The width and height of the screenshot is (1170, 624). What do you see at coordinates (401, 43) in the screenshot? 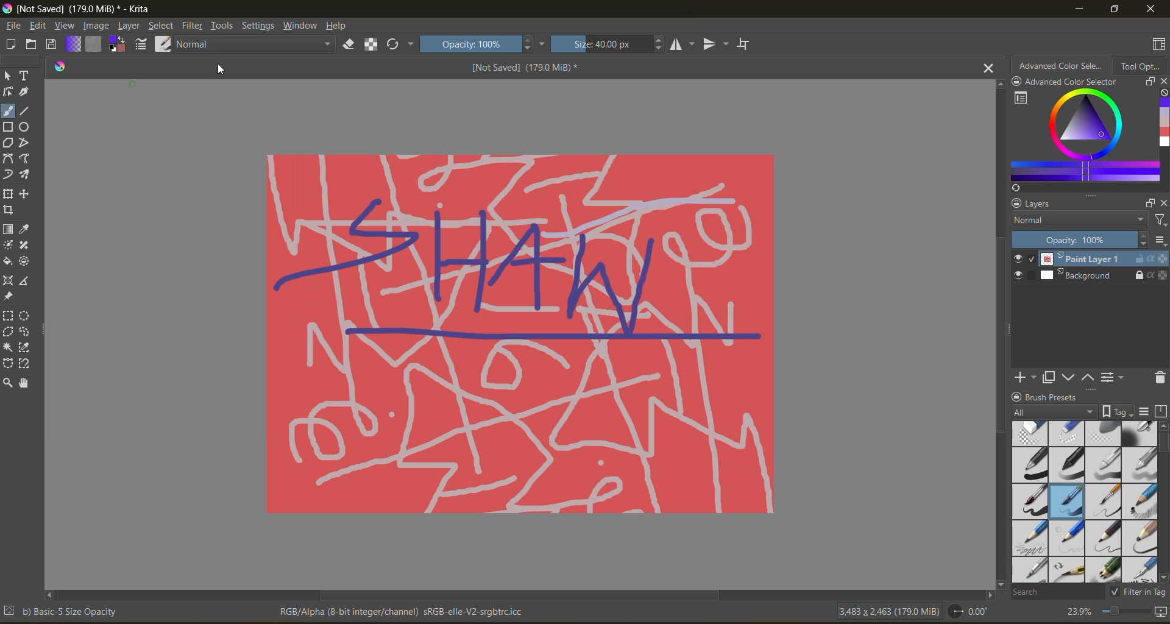
I see `reload original preset` at bounding box center [401, 43].